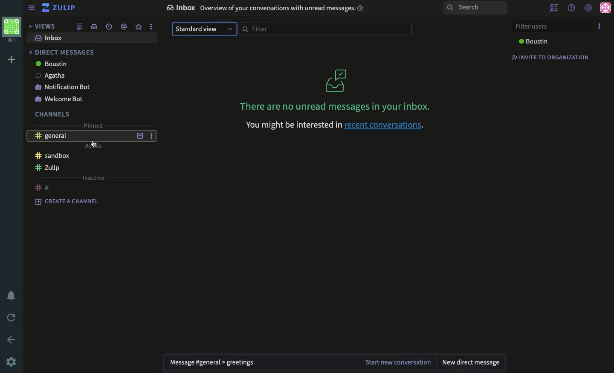 The height and width of the screenshot is (373, 614). Describe the element at coordinates (109, 27) in the screenshot. I see `recent conversations` at that location.